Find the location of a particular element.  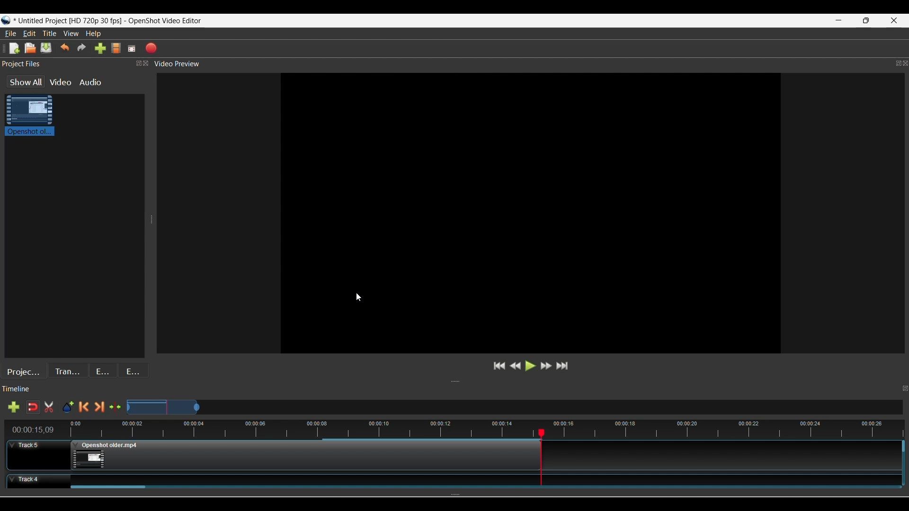

Choose profile is located at coordinates (116, 49).